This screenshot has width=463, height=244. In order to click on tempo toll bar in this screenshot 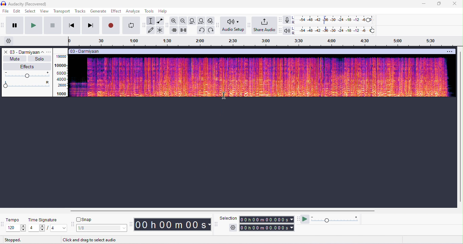, I will do `click(3, 223)`.